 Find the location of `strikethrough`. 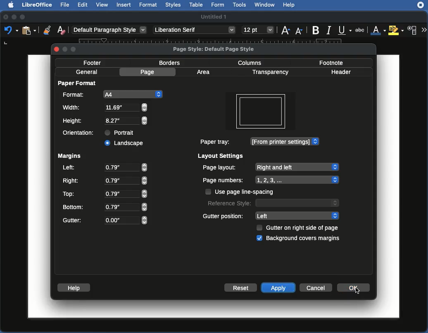

strikethrough is located at coordinates (360, 29).